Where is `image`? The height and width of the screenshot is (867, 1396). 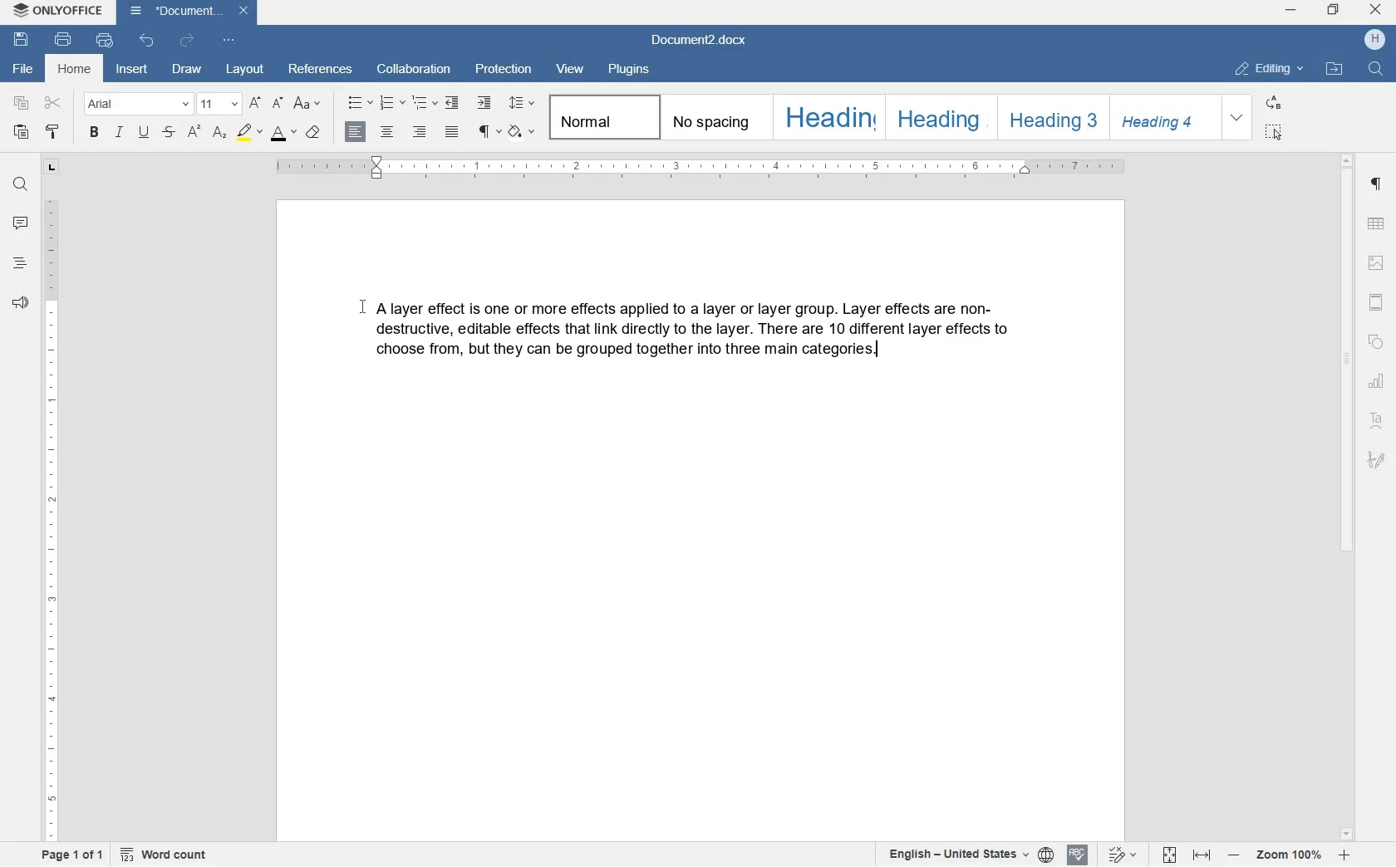
image is located at coordinates (1376, 262).